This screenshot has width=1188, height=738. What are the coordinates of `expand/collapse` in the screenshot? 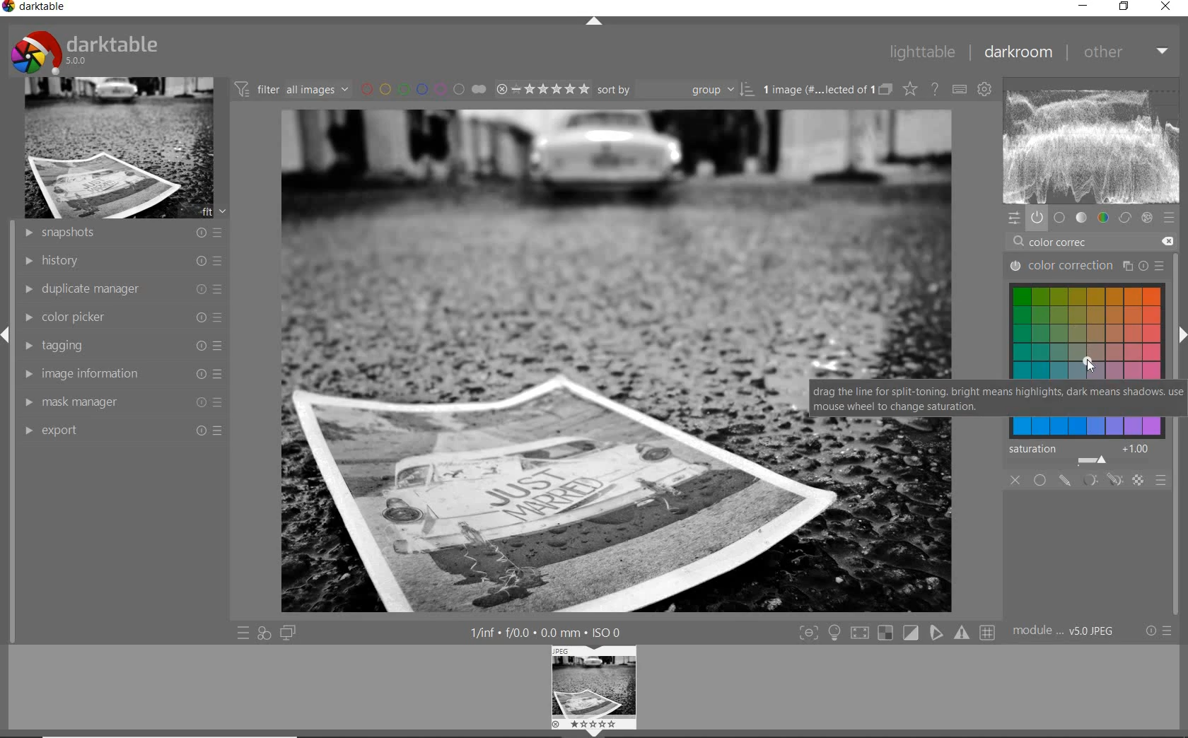 It's located at (1181, 335).